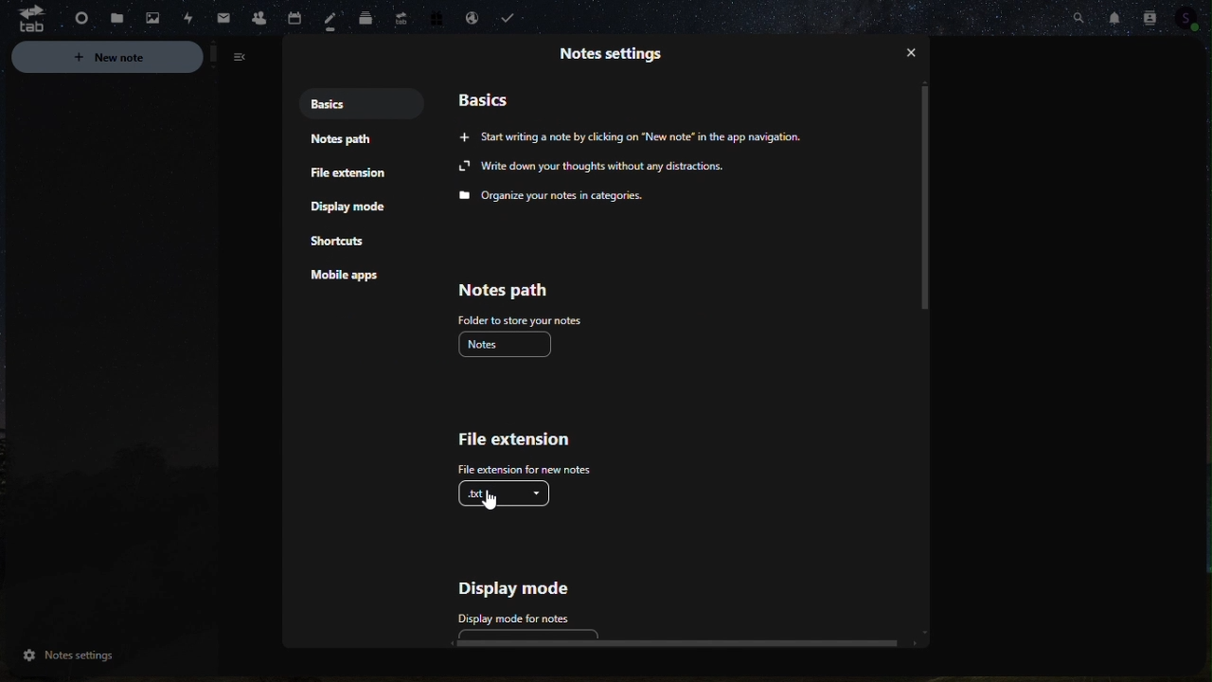 This screenshot has width=1212, height=682. Describe the element at coordinates (355, 278) in the screenshot. I see `Mobile app` at that location.